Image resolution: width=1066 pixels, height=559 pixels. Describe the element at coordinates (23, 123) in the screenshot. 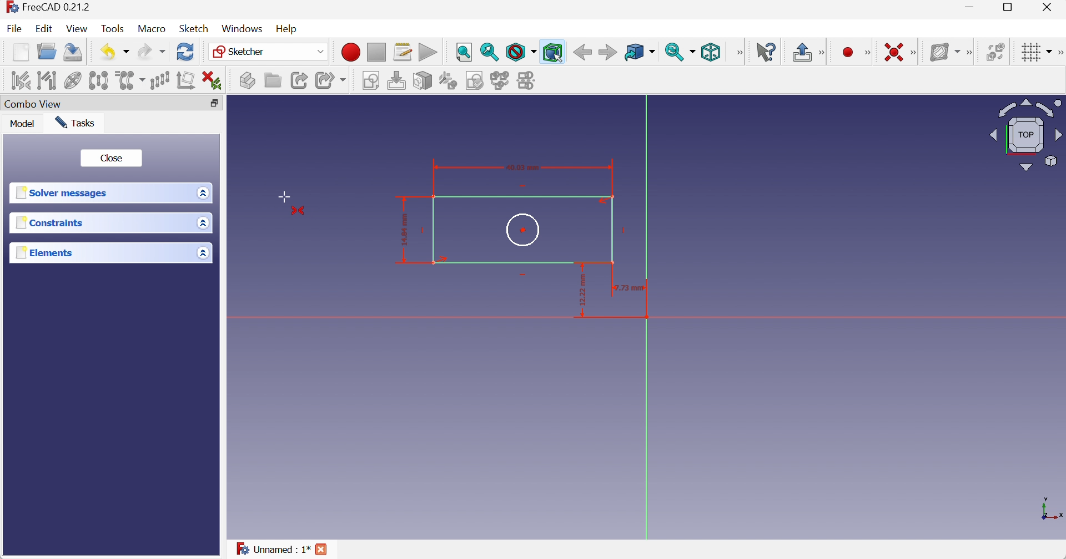

I see `Model` at that location.